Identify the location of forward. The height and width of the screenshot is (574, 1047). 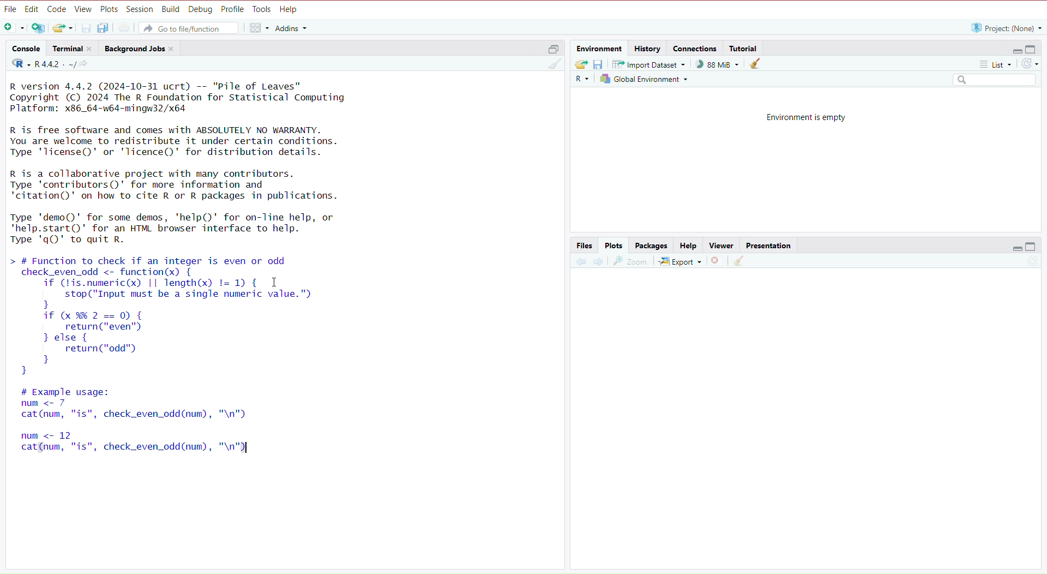
(598, 264).